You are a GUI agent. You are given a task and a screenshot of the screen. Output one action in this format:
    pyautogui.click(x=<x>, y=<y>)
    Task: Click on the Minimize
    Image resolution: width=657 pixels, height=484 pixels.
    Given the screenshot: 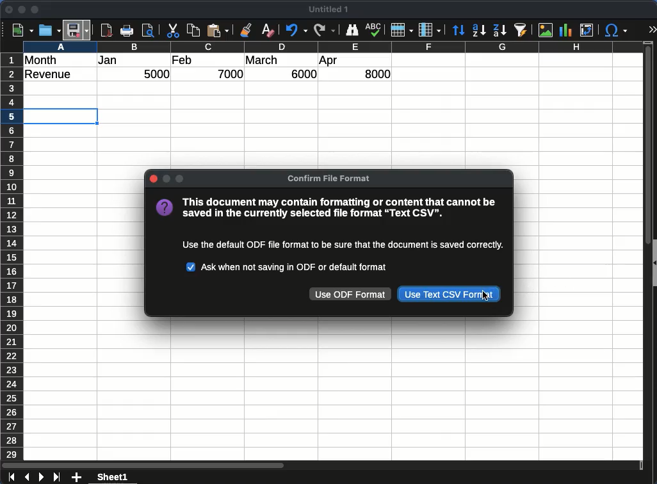 What is the action you would take?
    pyautogui.click(x=165, y=179)
    